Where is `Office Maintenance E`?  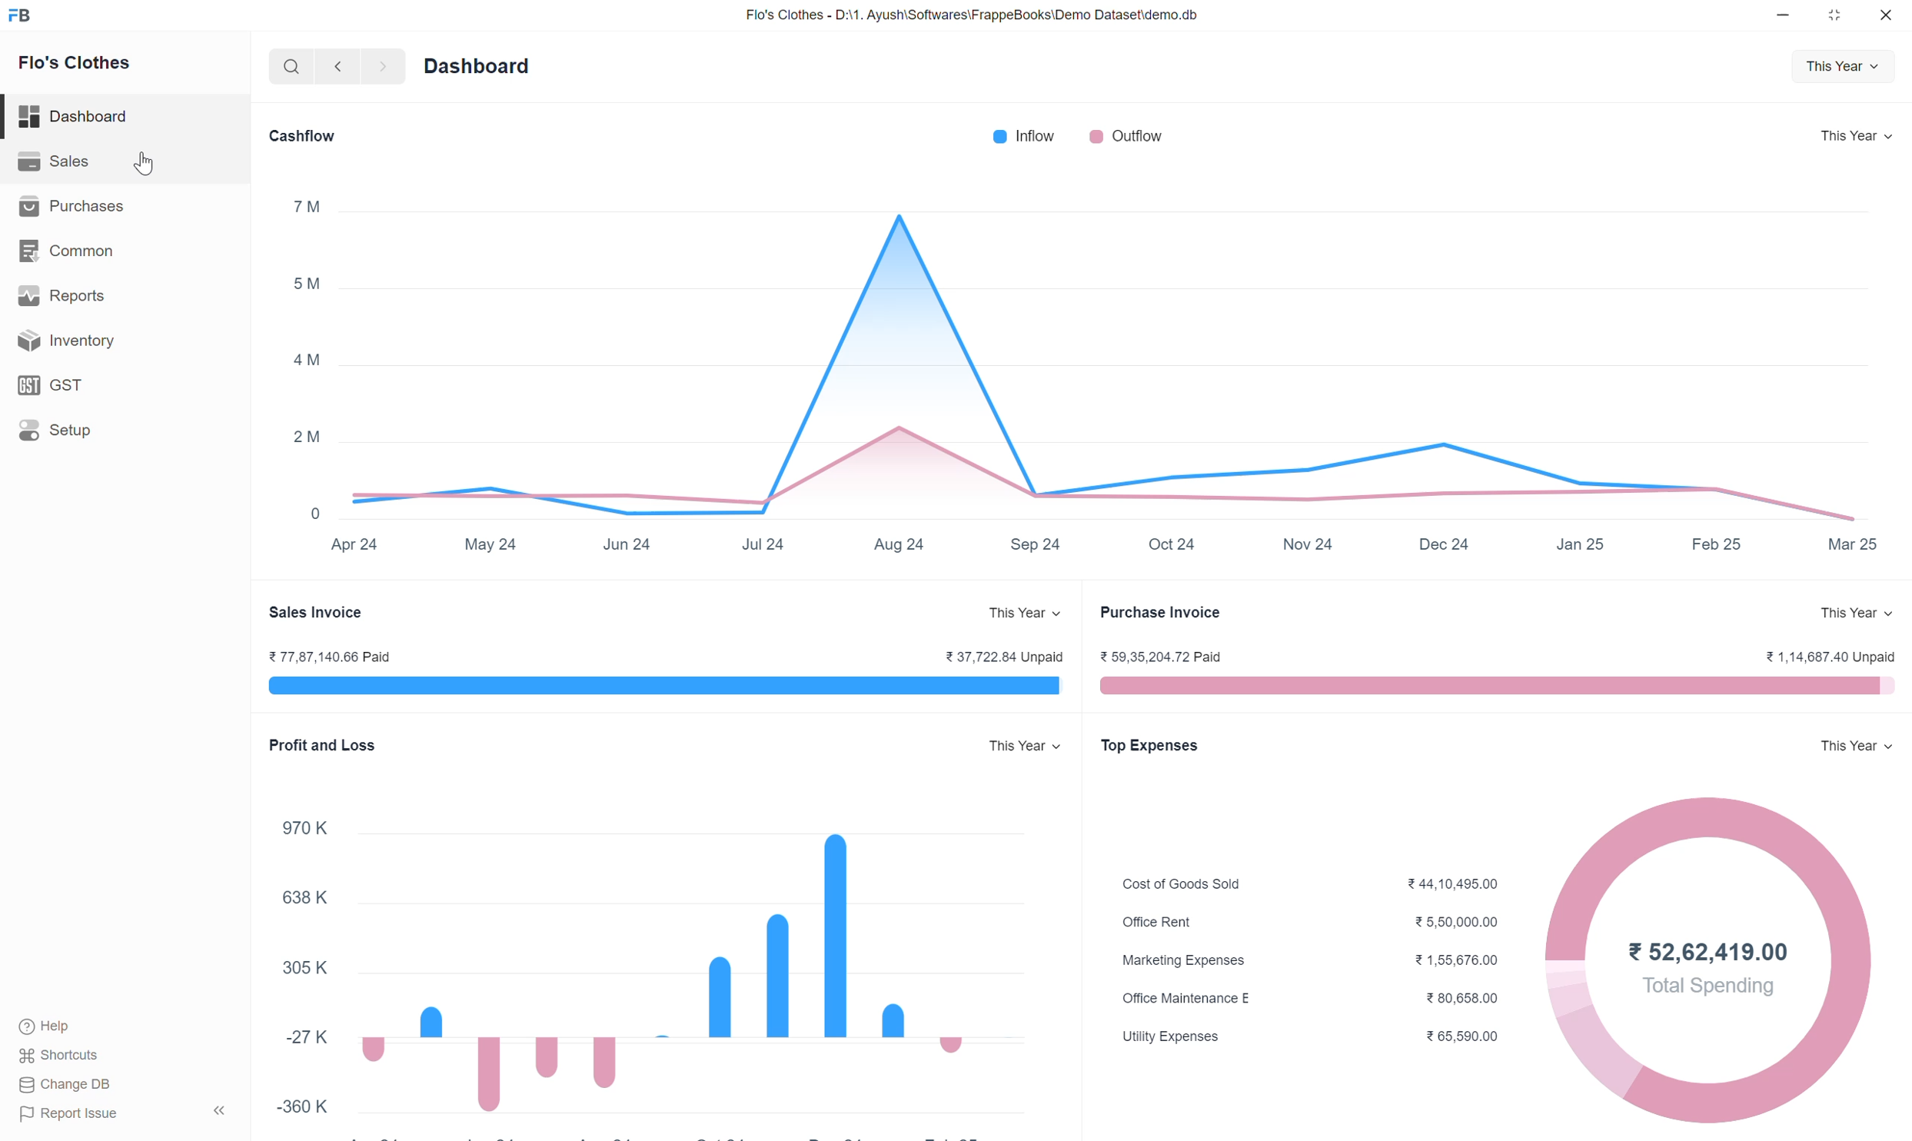
Office Maintenance E is located at coordinates (1187, 1002).